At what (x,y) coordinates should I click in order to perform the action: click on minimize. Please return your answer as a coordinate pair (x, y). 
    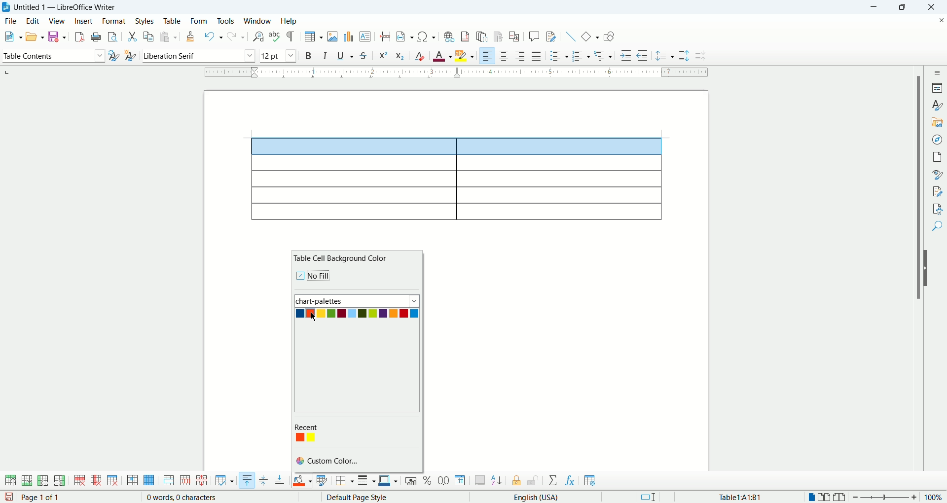
    Looking at the image, I should click on (876, 7).